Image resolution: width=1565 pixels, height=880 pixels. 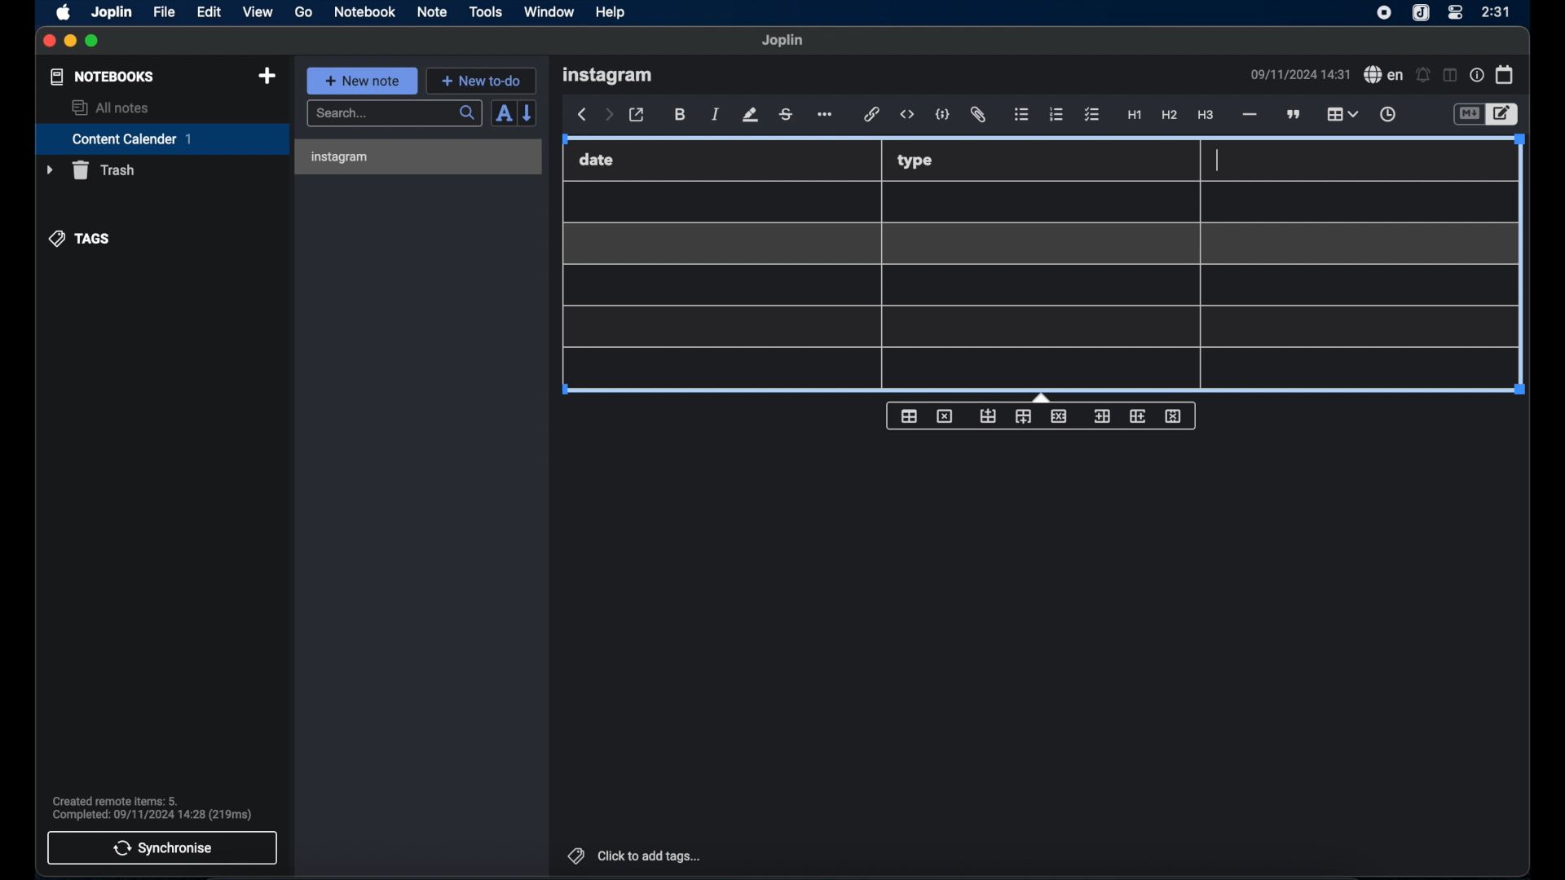 What do you see at coordinates (597, 160) in the screenshot?
I see `date` at bounding box center [597, 160].